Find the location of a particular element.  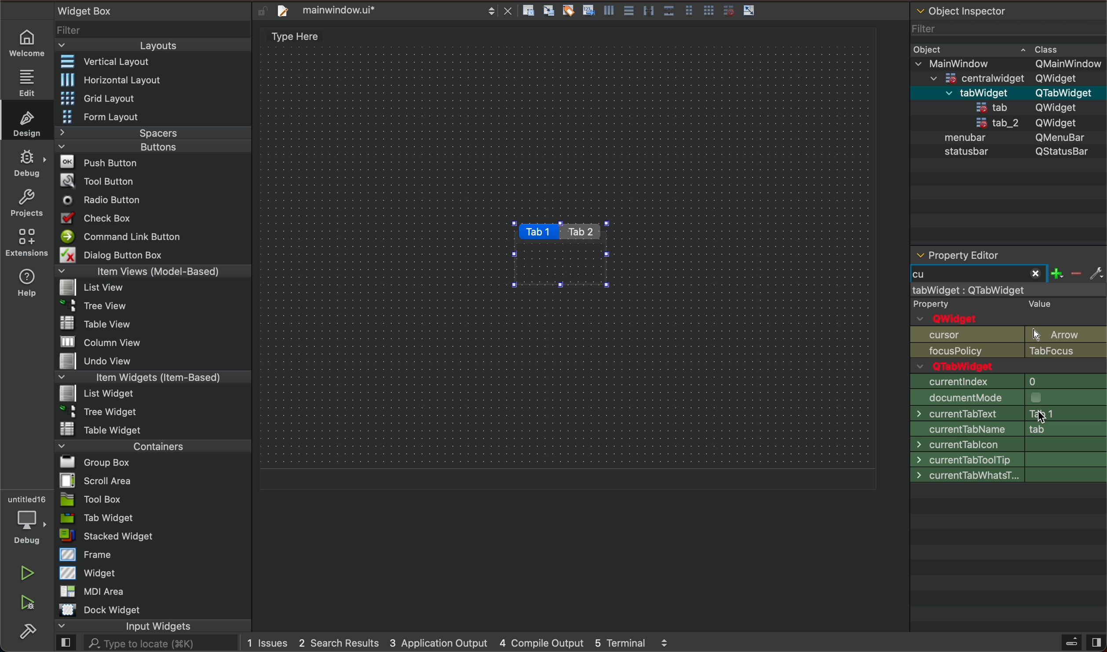

property editor is located at coordinates (999, 253).